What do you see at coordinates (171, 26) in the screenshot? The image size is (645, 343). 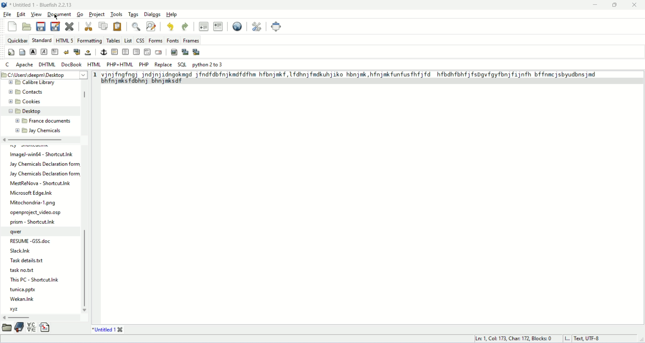 I see `undo` at bounding box center [171, 26].